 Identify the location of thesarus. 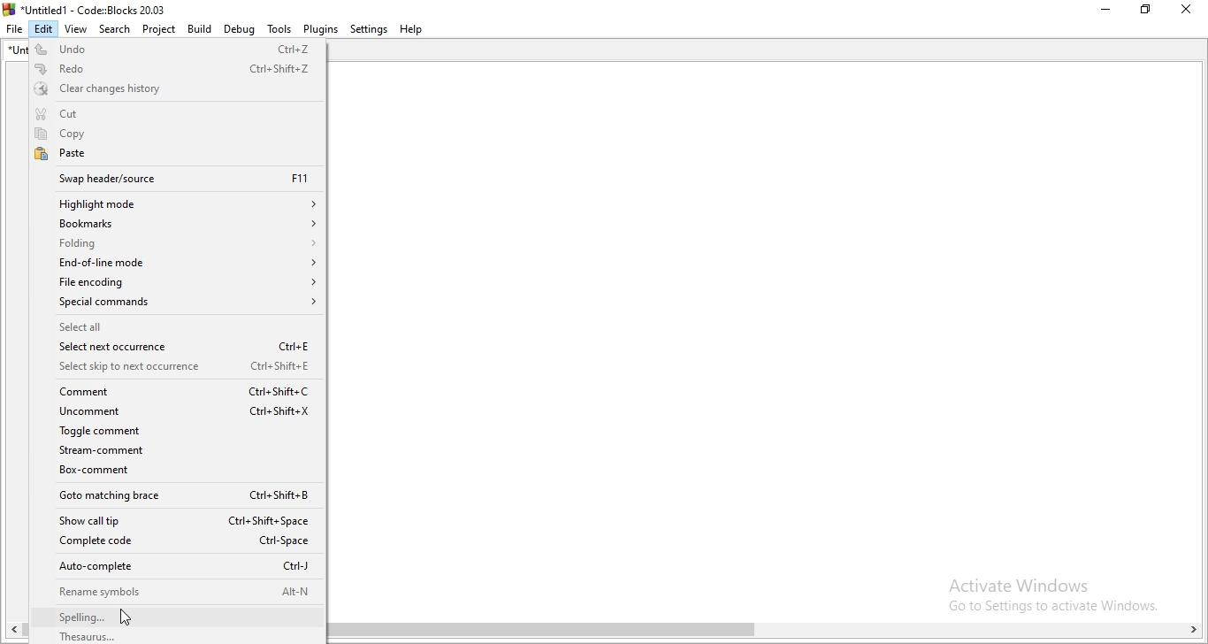
(182, 636).